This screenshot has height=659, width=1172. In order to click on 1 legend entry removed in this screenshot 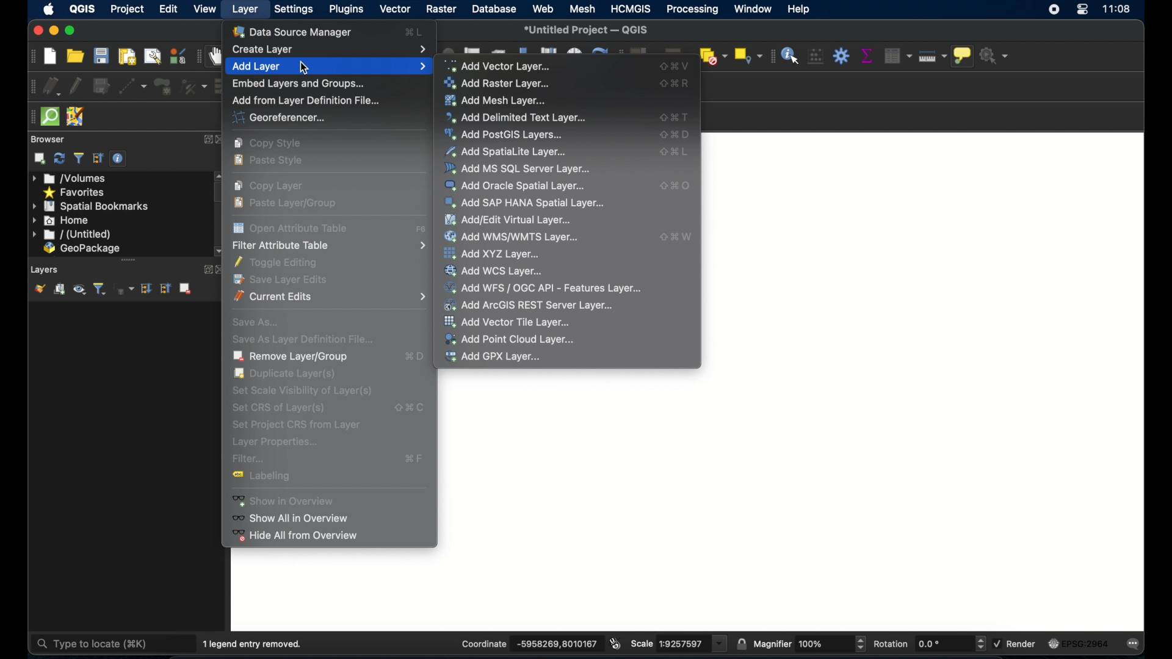, I will do `click(256, 643)`.